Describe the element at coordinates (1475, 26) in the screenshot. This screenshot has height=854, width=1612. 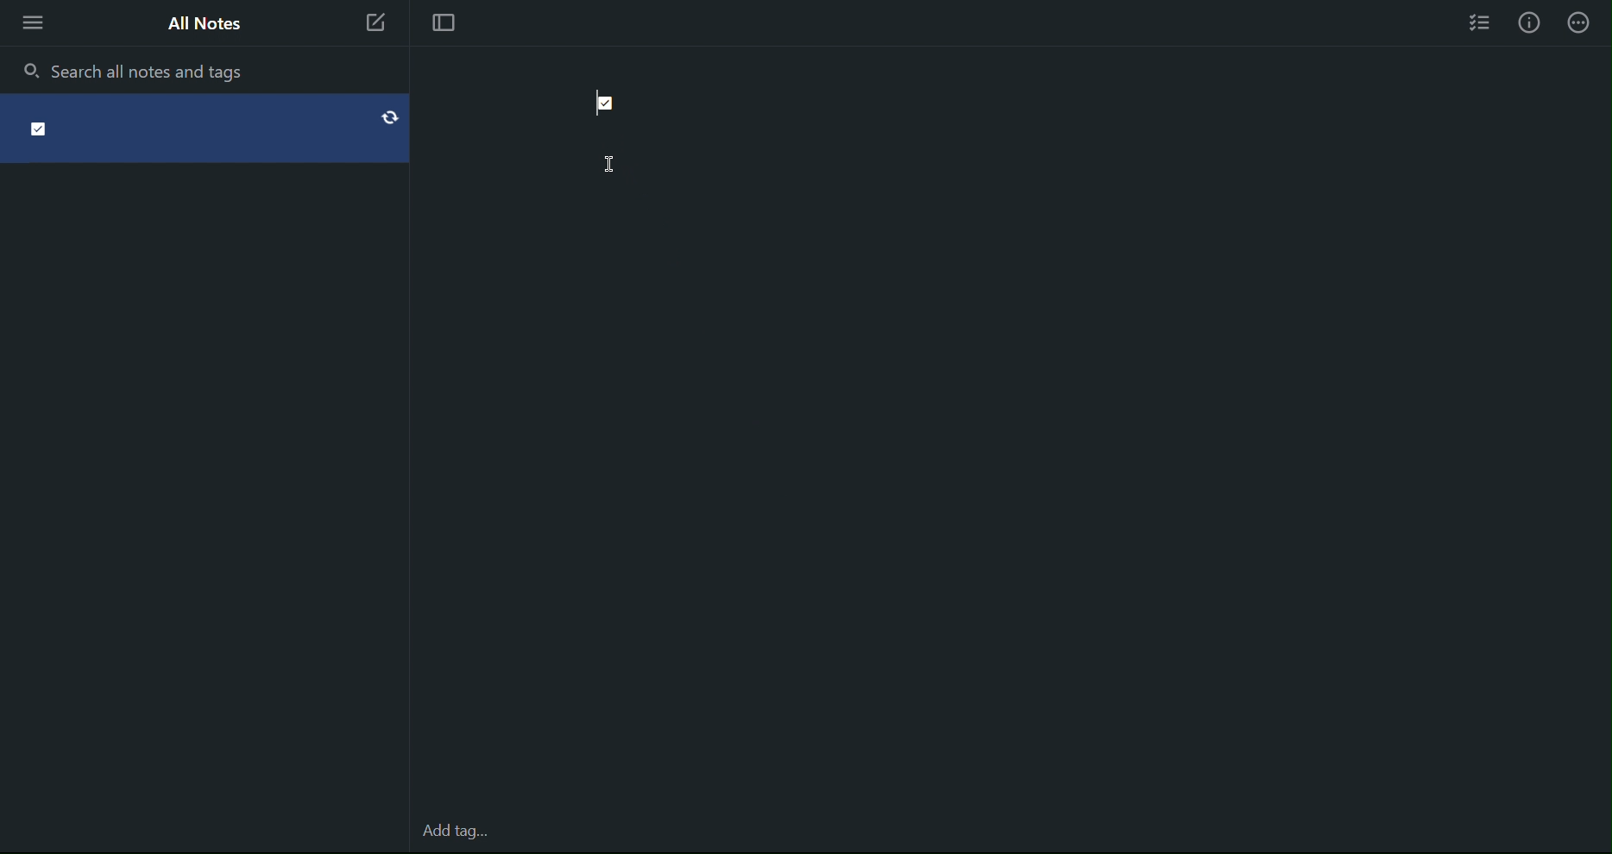
I see `Checklist` at that location.